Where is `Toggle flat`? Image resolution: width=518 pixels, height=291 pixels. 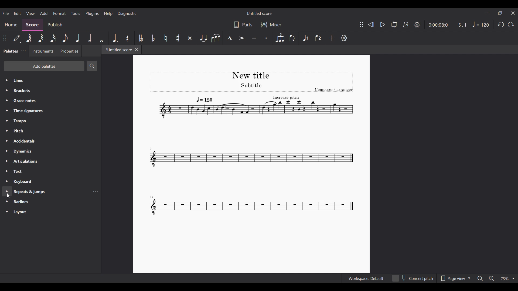
Toggle flat is located at coordinates (153, 38).